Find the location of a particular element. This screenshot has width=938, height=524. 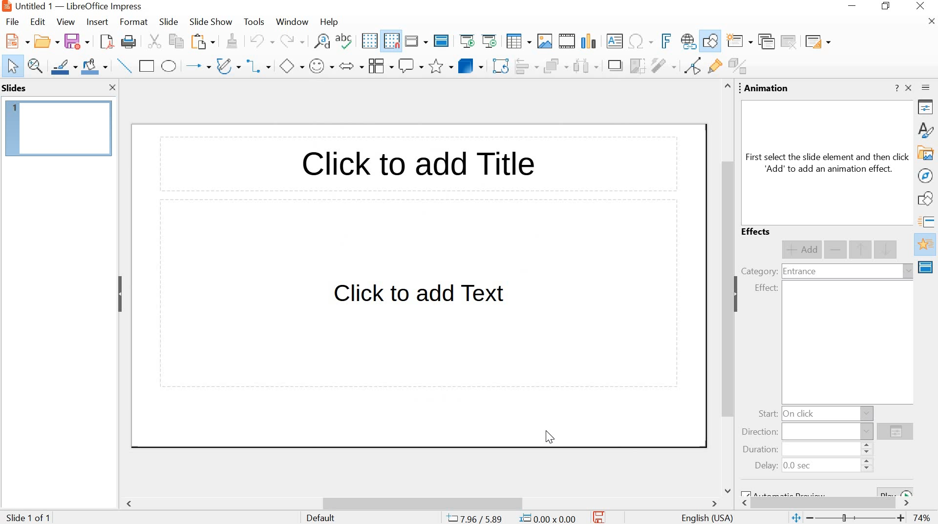

insert special character is located at coordinates (640, 41).